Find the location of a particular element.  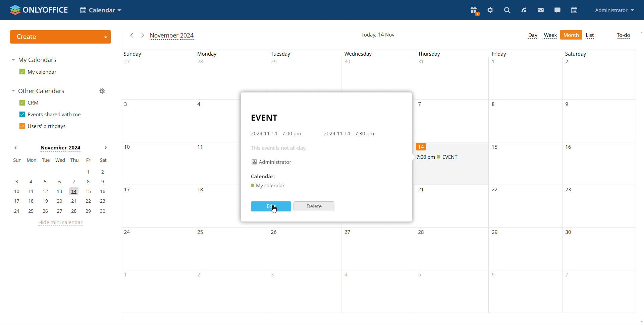

number is located at coordinates (201, 191).